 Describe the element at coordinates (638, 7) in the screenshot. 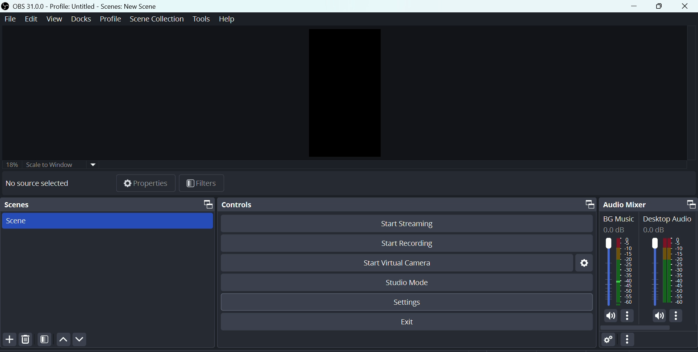

I see `minimise` at that location.